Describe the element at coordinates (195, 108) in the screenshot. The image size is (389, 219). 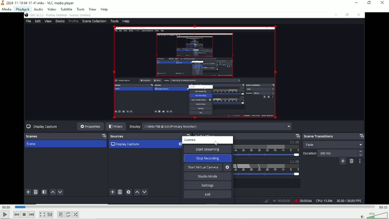
I see `Video` at that location.